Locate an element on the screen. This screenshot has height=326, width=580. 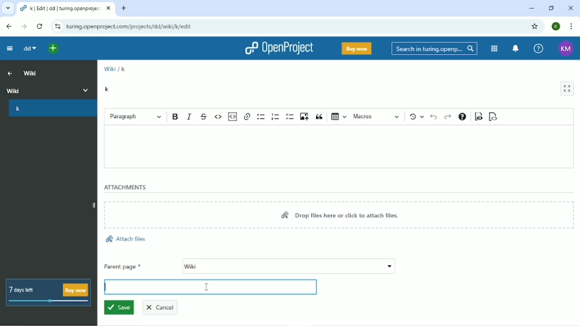
Bold is located at coordinates (175, 116).